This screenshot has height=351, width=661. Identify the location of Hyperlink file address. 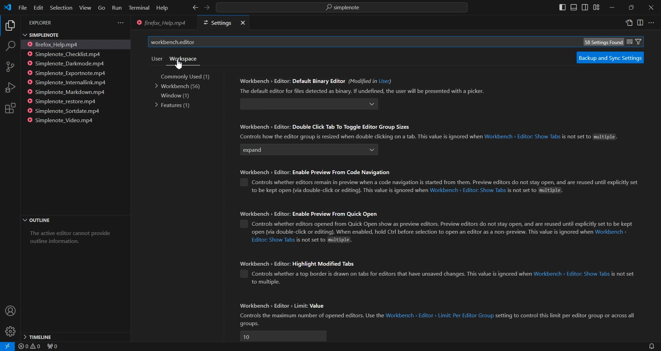
(612, 233).